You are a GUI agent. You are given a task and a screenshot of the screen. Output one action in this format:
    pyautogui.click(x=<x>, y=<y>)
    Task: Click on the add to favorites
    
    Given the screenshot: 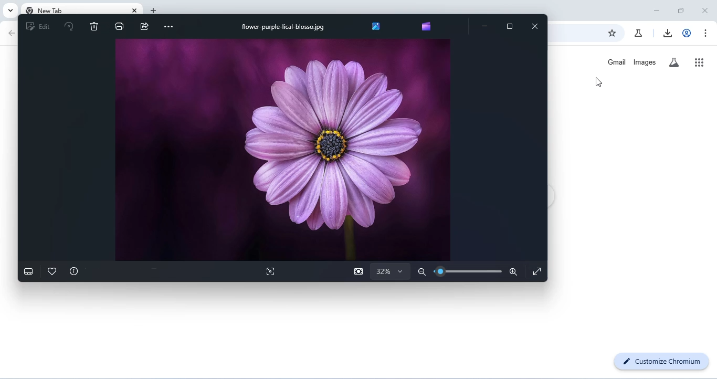 What is the action you would take?
    pyautogui.click(x=52, y=271)
    